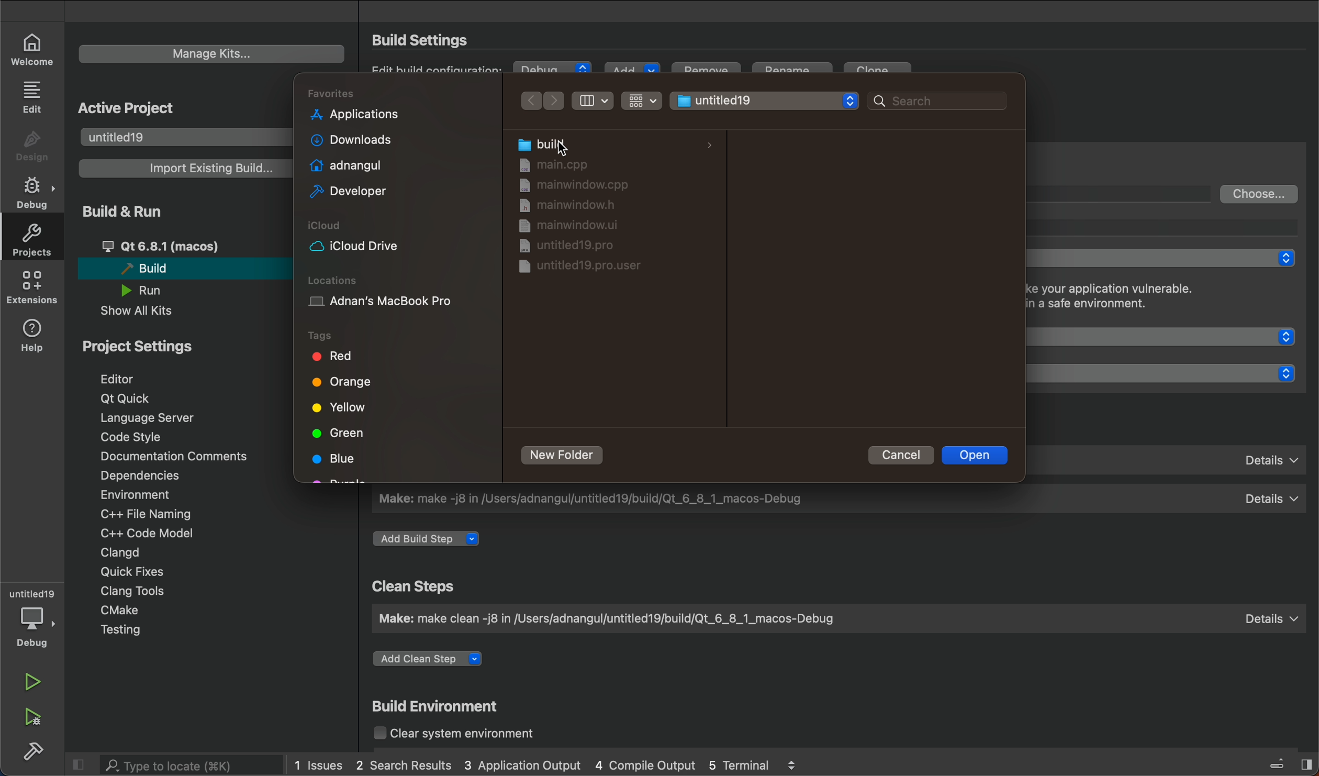 This screenshot has width=1319, height=776. Describe the element at coordinates (395, 294) in the screenshot. I see `location` at that location.